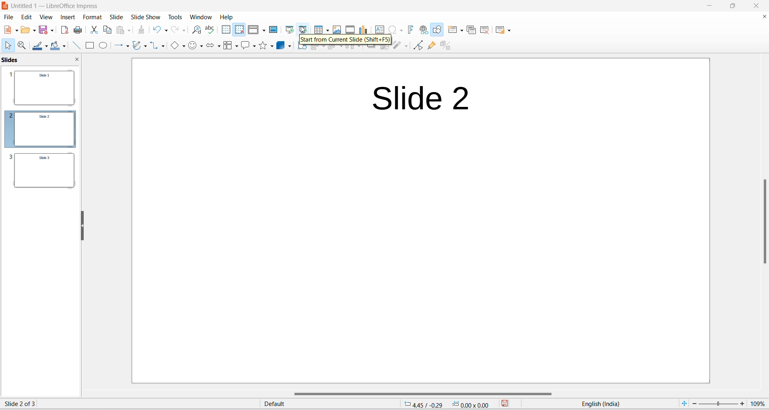  I want to click on basic shapes, so click(174, 46).